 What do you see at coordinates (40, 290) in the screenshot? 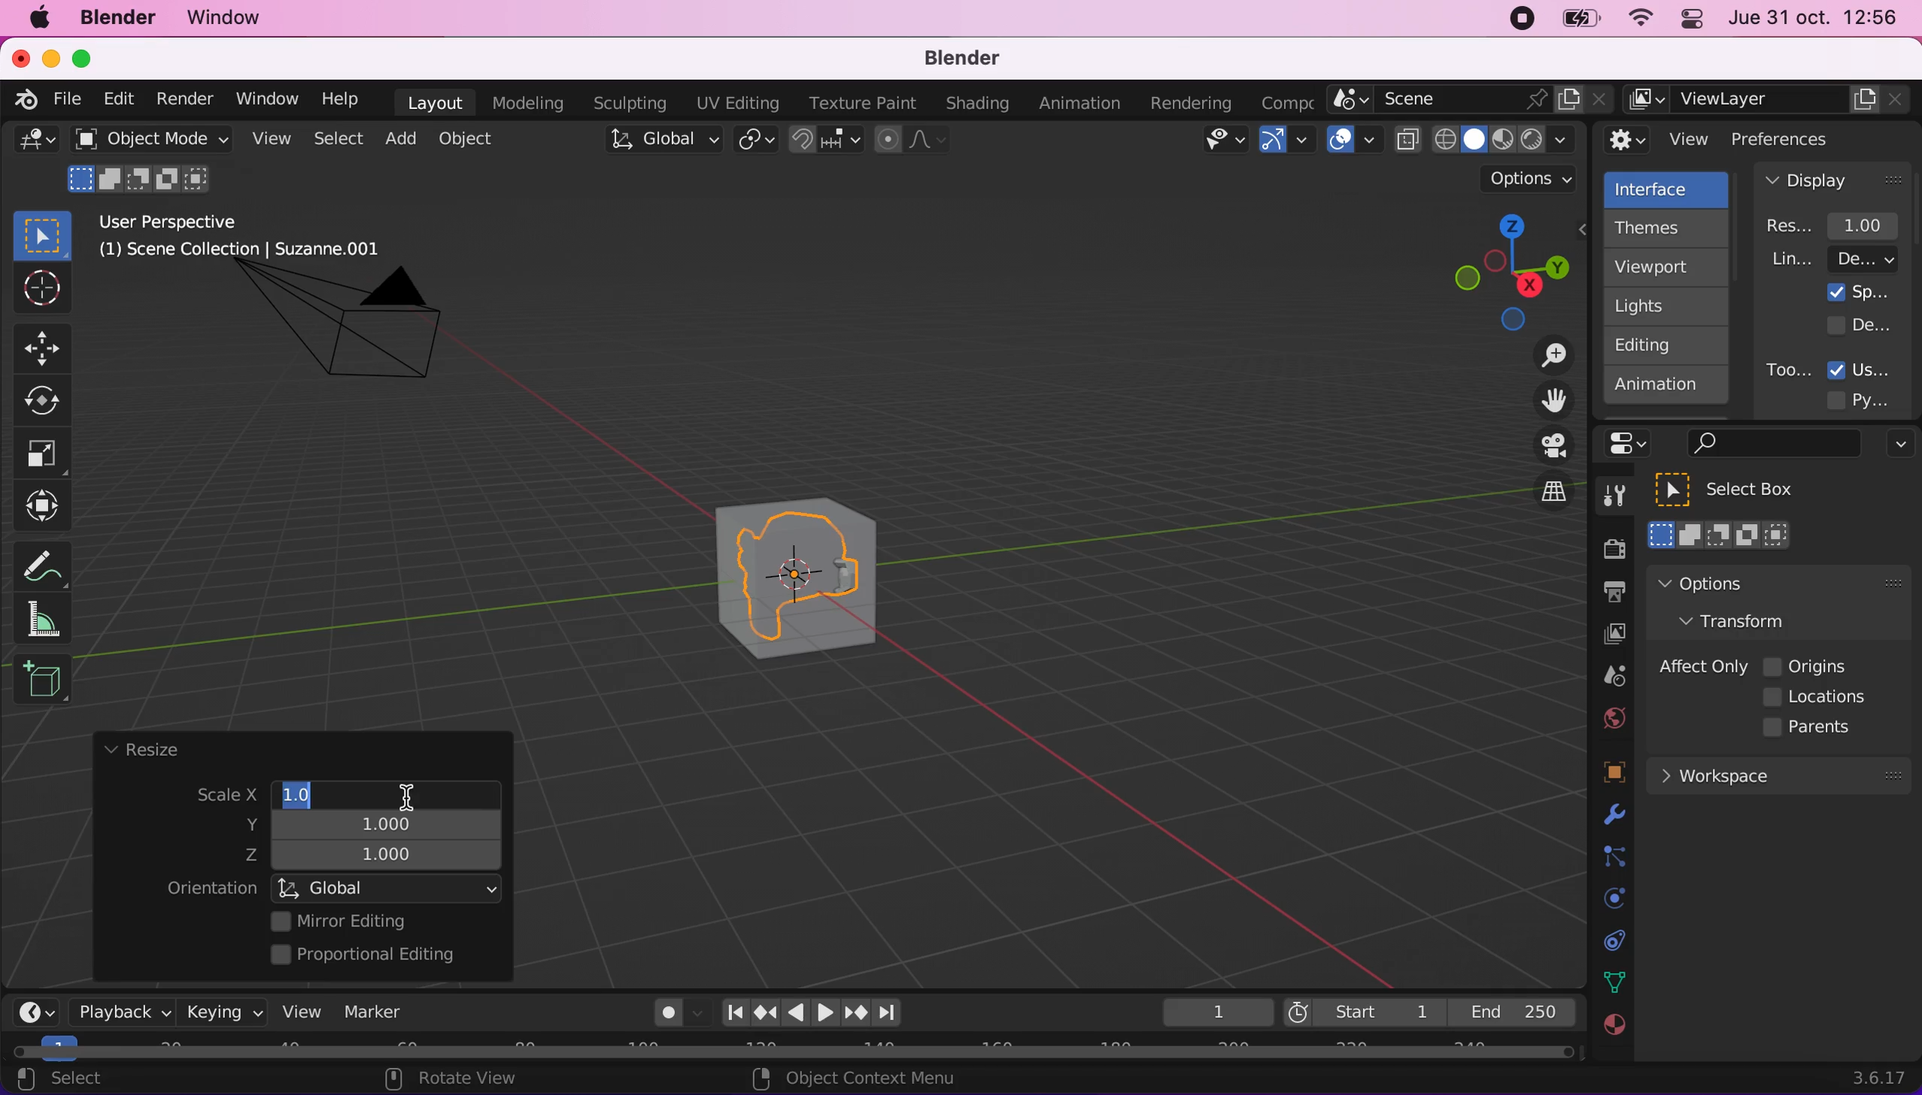
I see `` at bounding box center [40, 290].